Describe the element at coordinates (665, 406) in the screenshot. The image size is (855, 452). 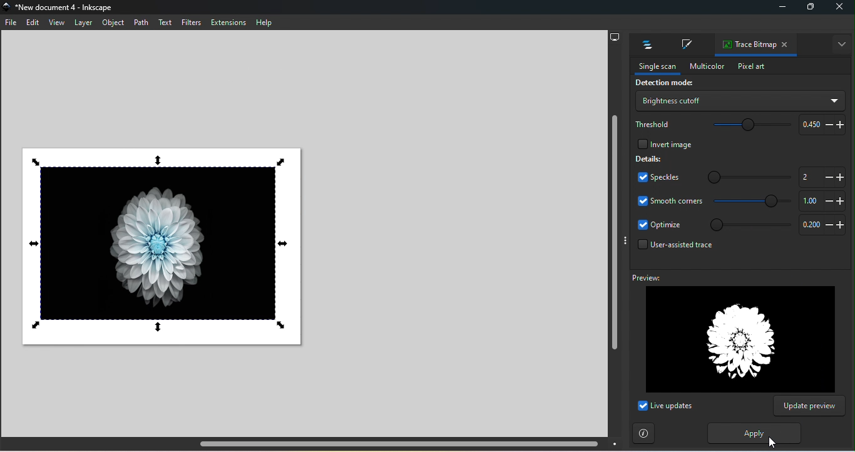
I see `Live updates` at that location.